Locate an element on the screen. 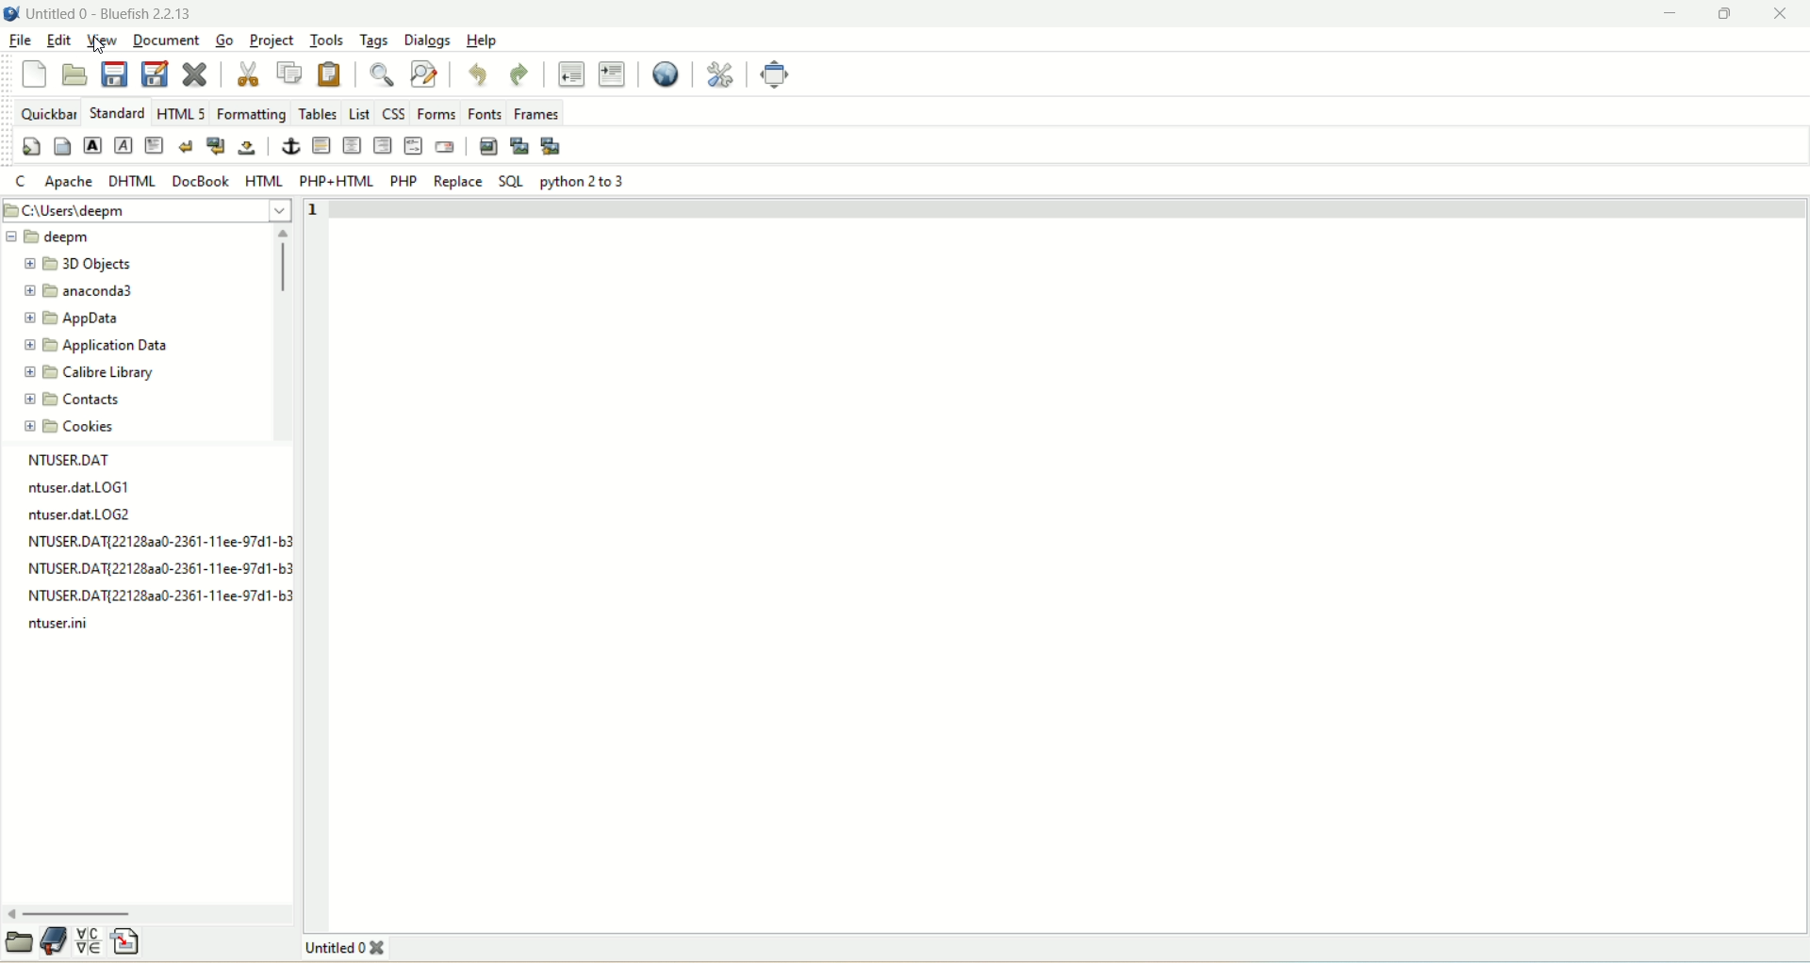  3D objects is located at coordinates (79, 266).